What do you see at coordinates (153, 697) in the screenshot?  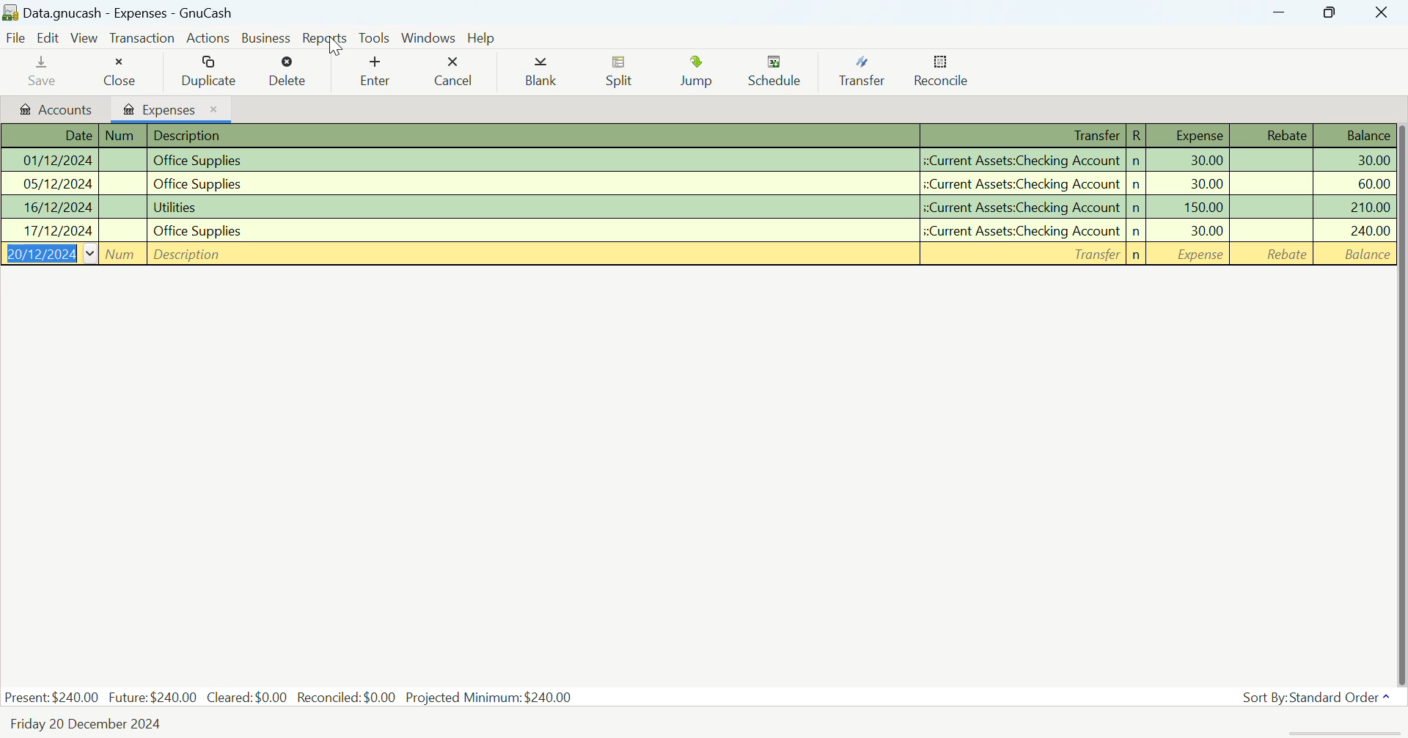 I see `Future` at bounding box center [153, 697].